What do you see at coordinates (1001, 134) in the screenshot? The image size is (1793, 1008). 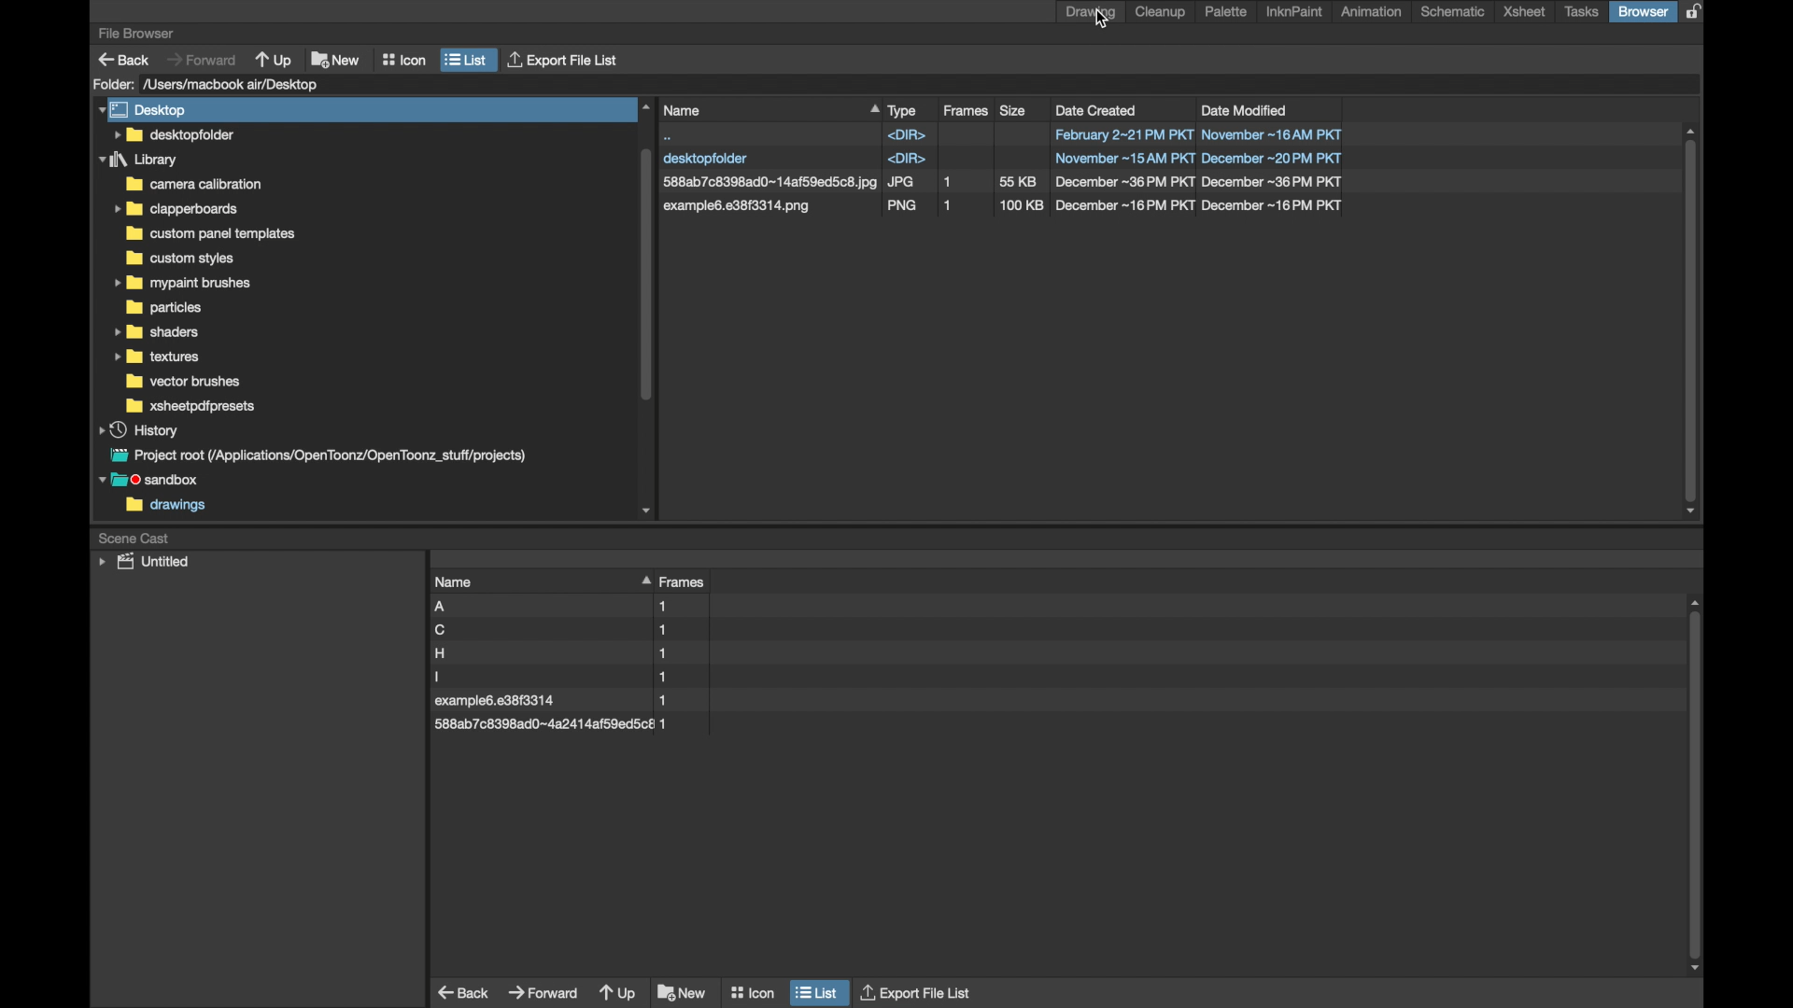 I see `file` at bounding box center [1001, 134].